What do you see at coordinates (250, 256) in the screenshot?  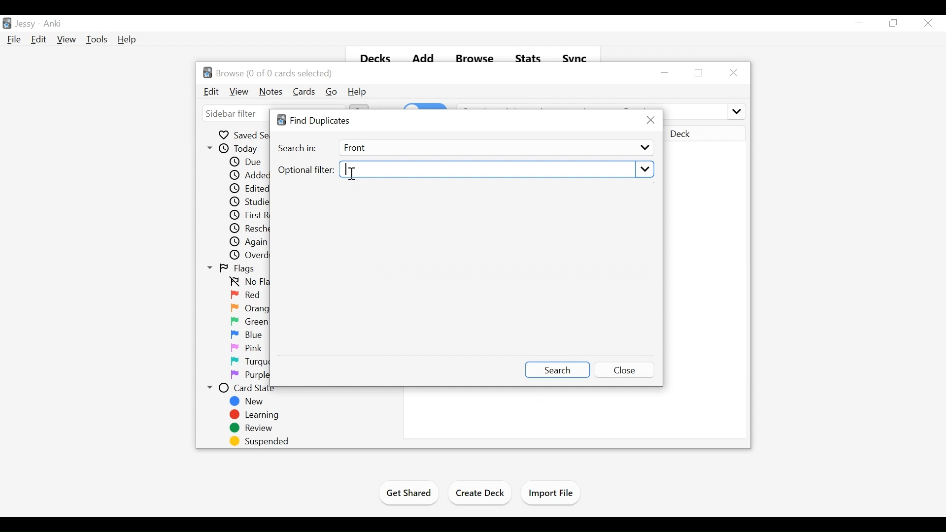 I see `Overdue` at bounding box center [250, 256].